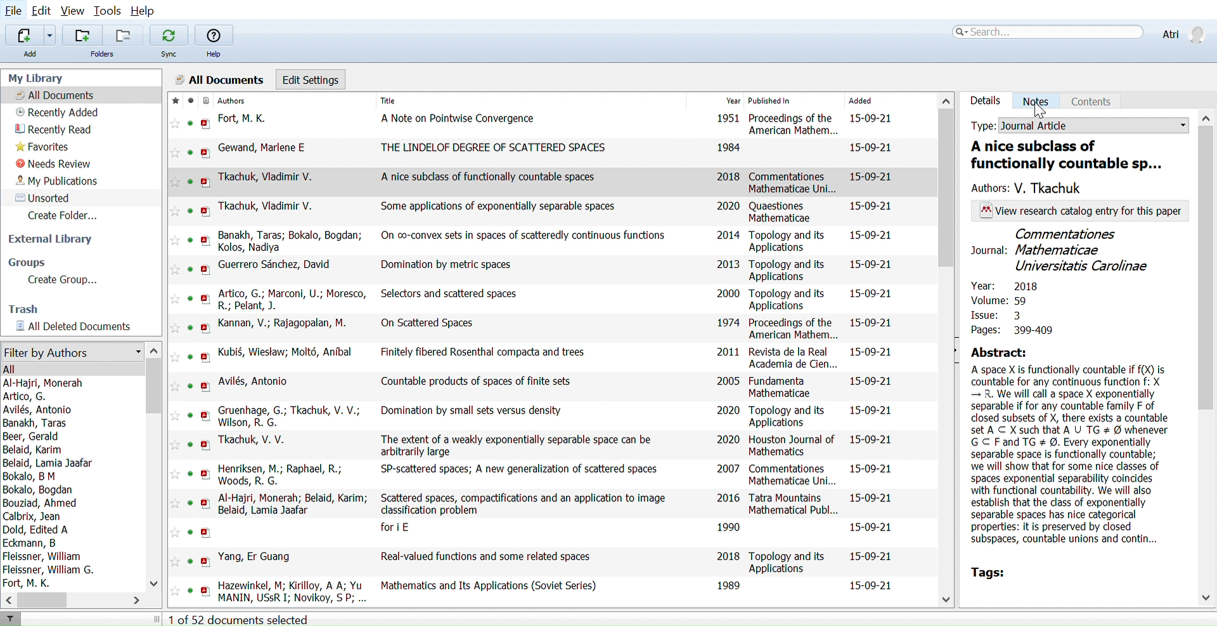  Describe the element at coordinates (795, 328) in the screenshot. I see `Proceedings of the American Mathem...` at that location.